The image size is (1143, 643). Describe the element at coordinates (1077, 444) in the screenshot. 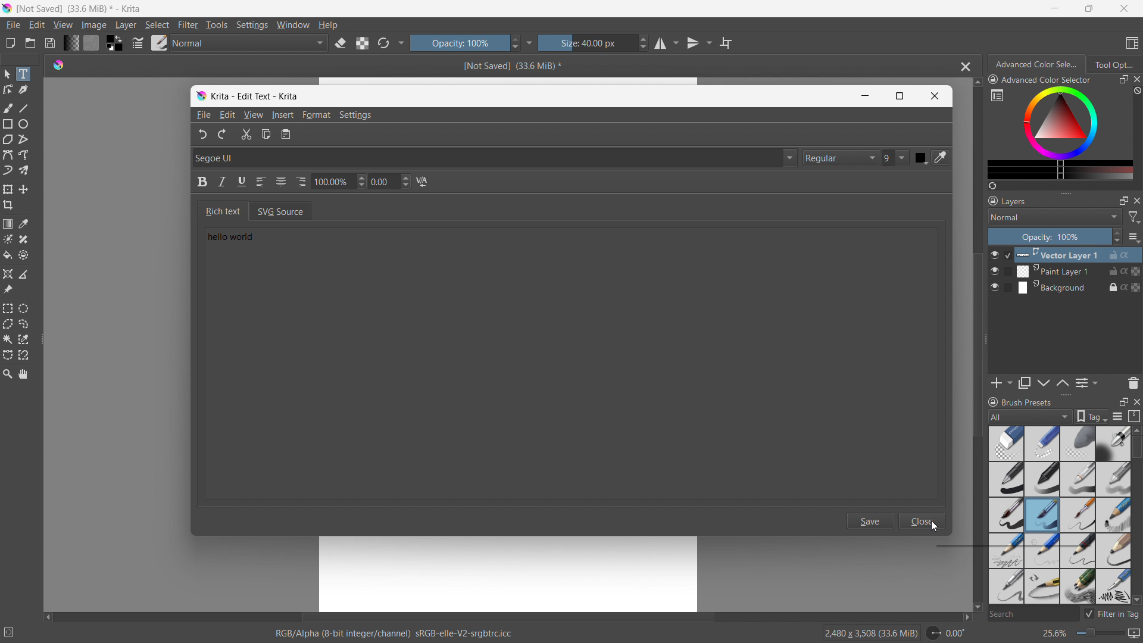

I see `blur` at that location.